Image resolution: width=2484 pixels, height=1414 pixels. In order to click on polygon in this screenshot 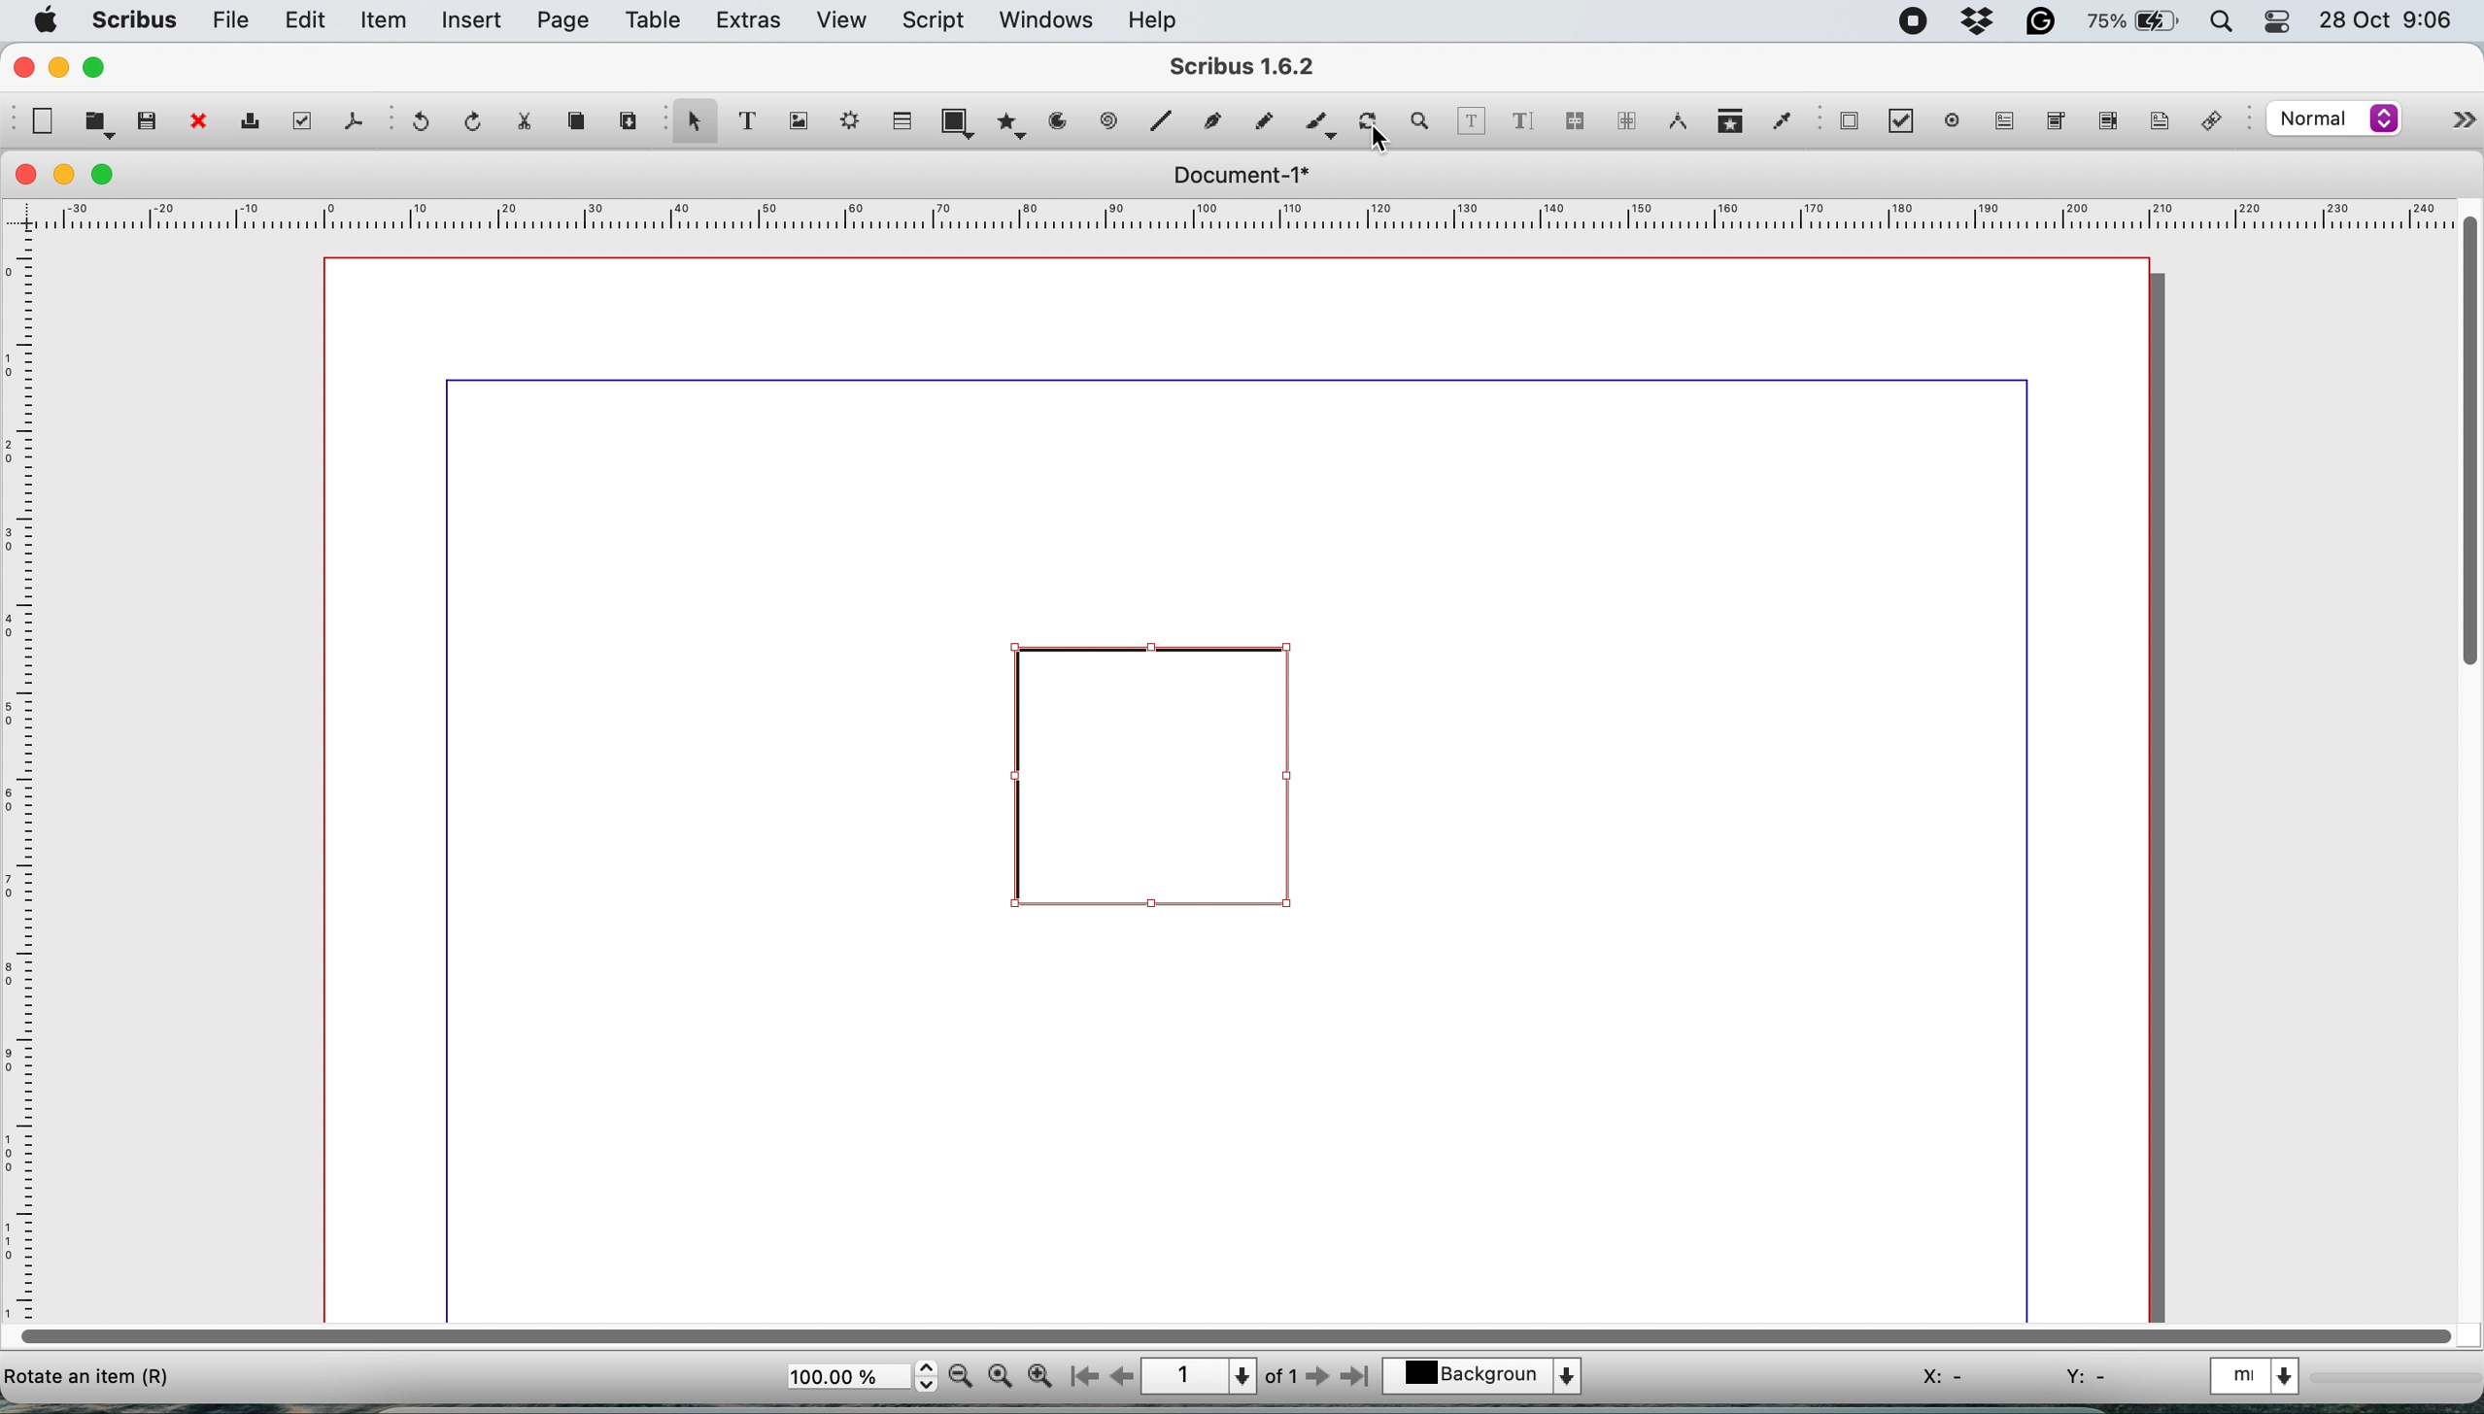, I will do `click(1009, 127)`.